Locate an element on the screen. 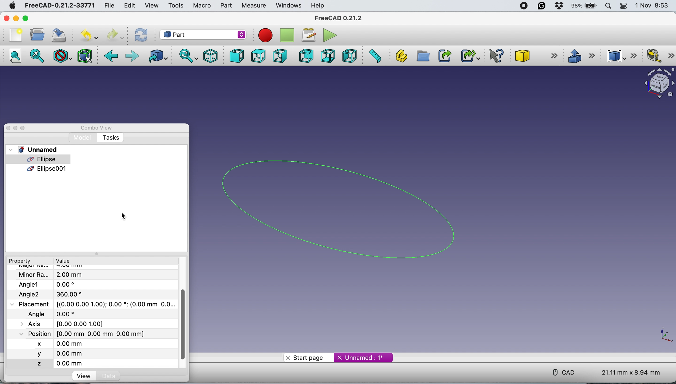 This screenshot has height=384, width=676. windows is located at coordinates (287, 5).